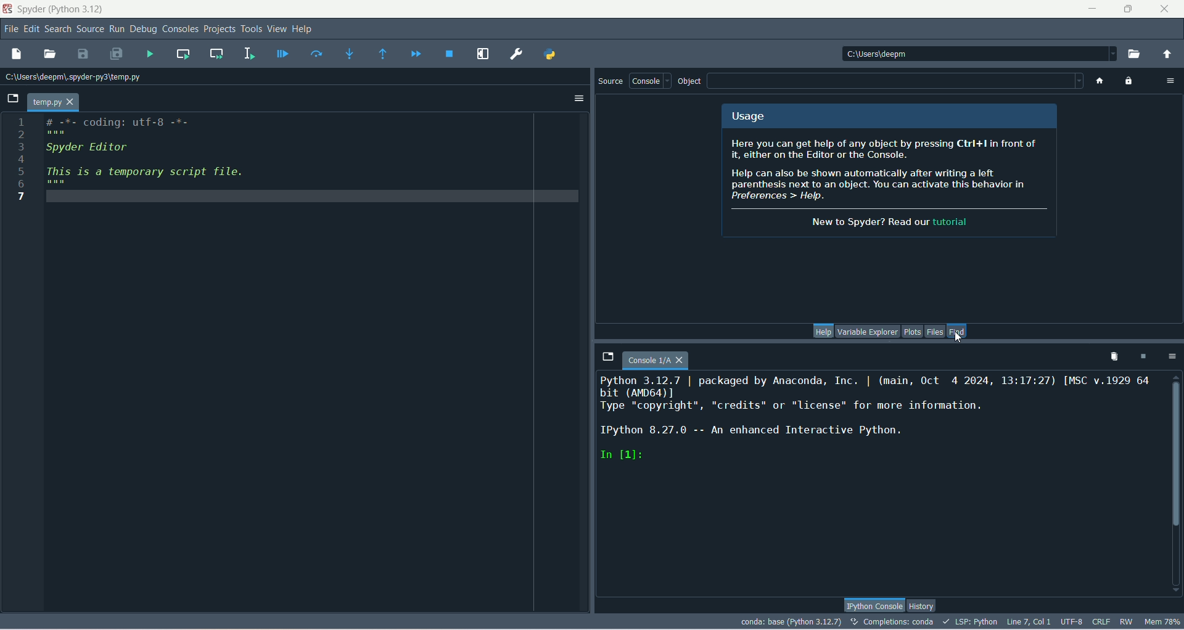 The width and height of the screenshot is (1184, 630). Describe the element at coordinates (1167, 80) in the screenshot. I see `options` at that location.